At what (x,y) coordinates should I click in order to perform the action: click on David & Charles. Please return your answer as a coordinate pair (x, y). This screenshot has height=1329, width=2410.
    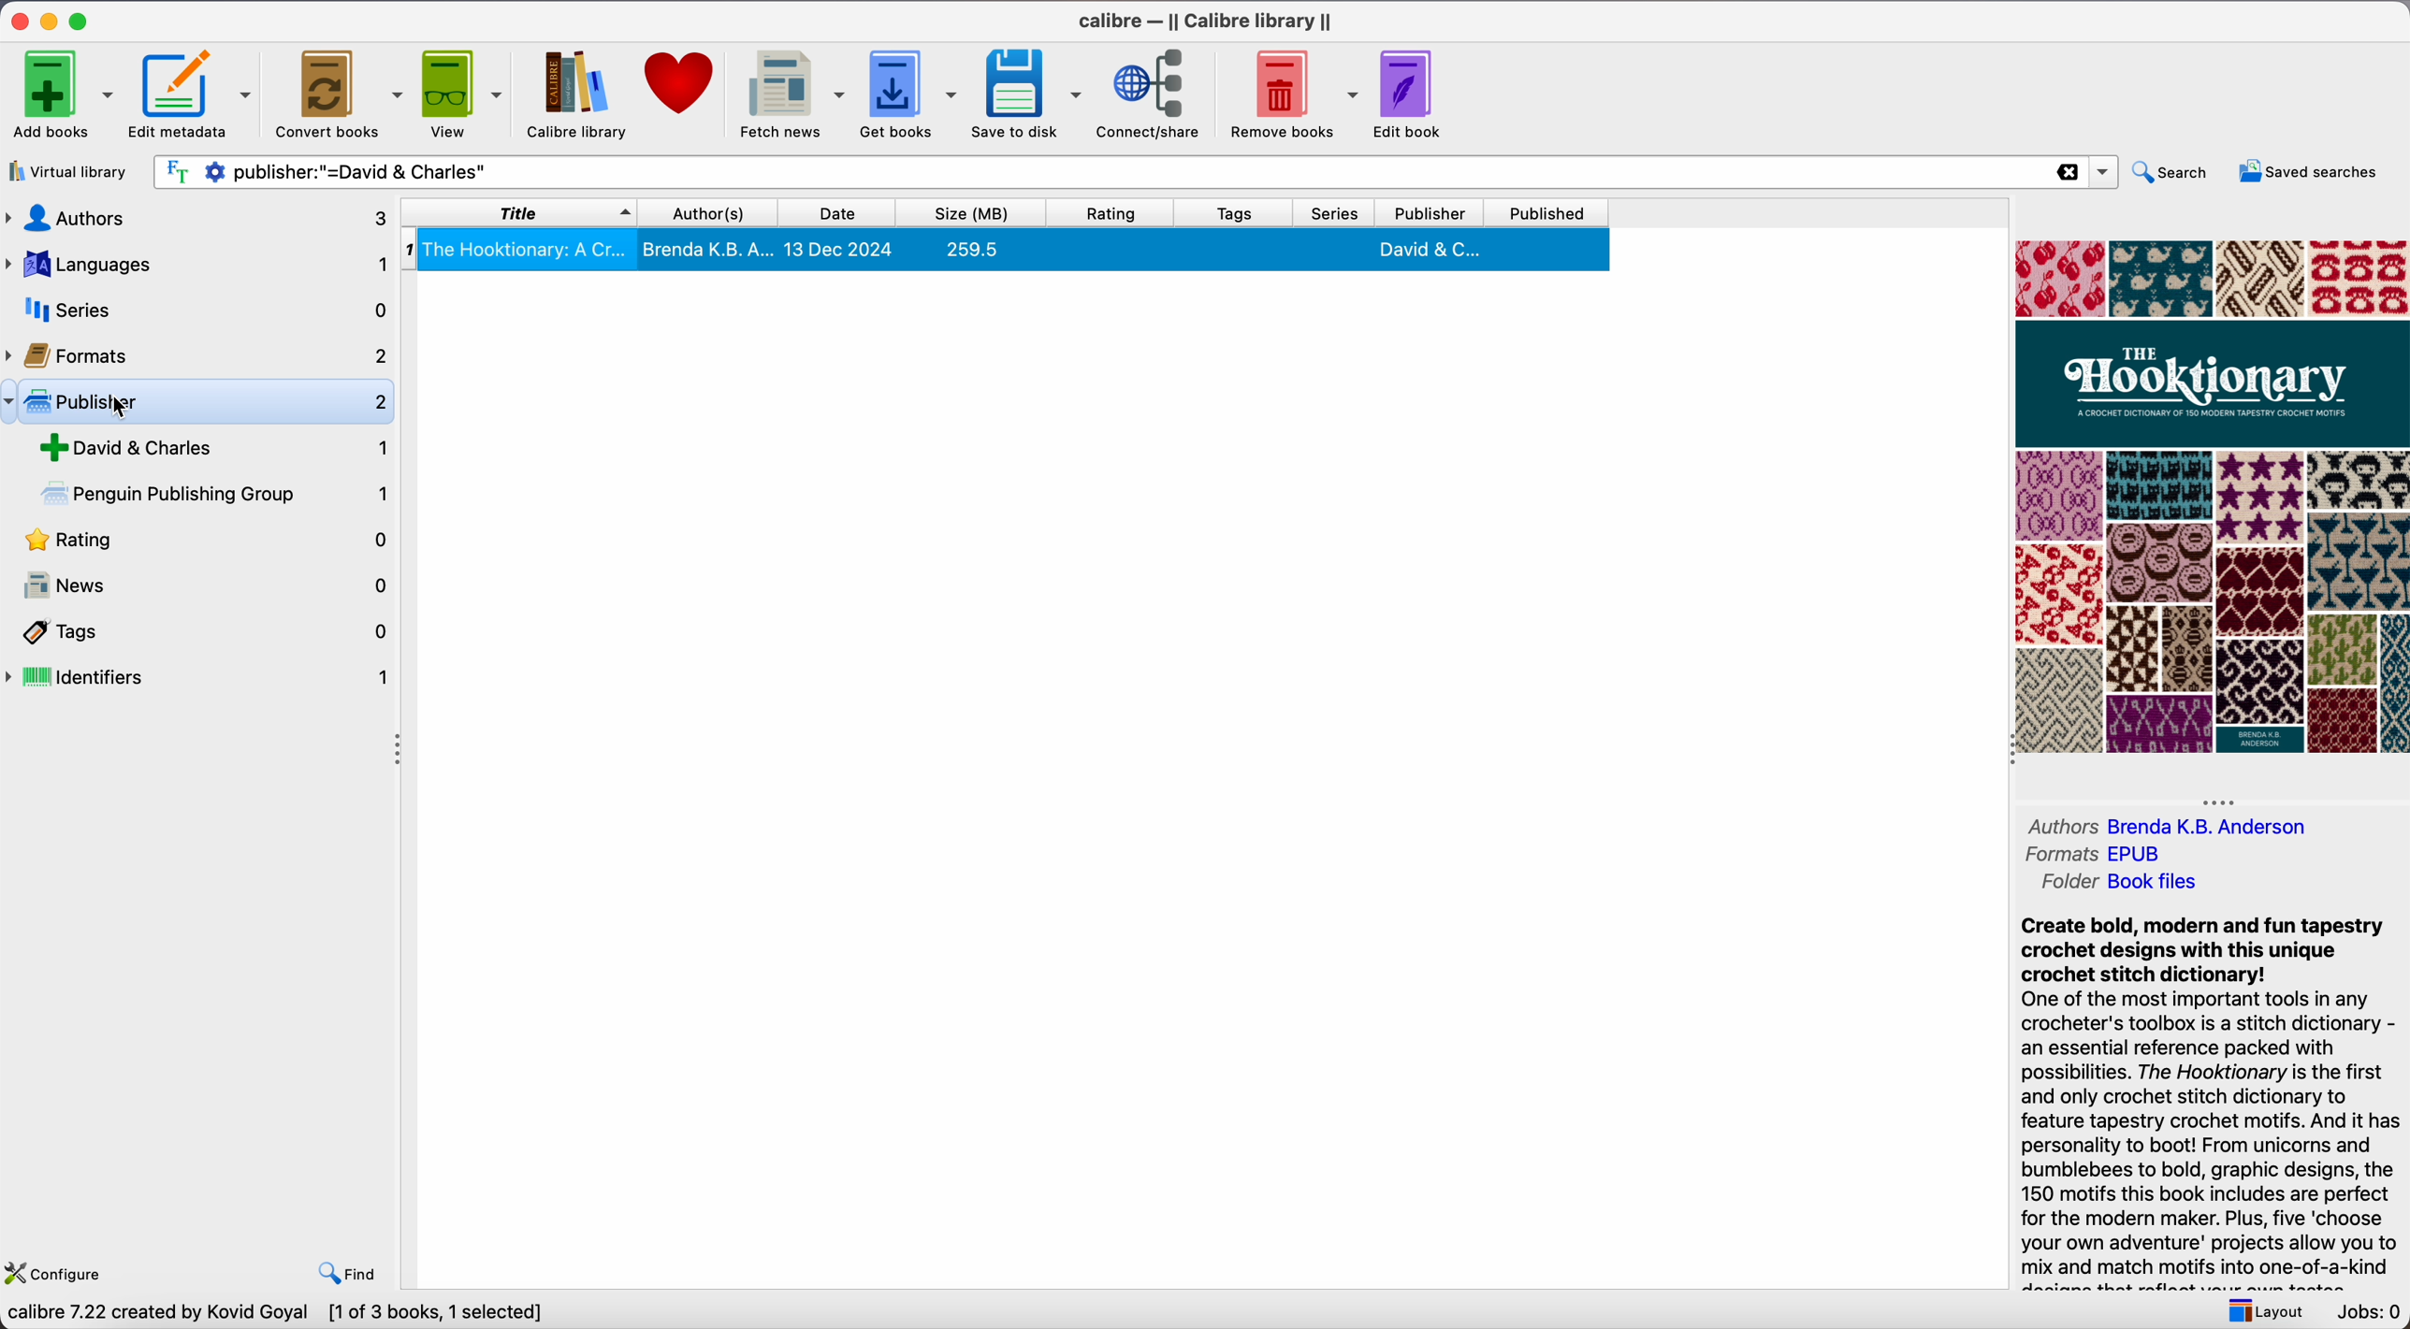
    Looking at the image, I should click on (211, 448).